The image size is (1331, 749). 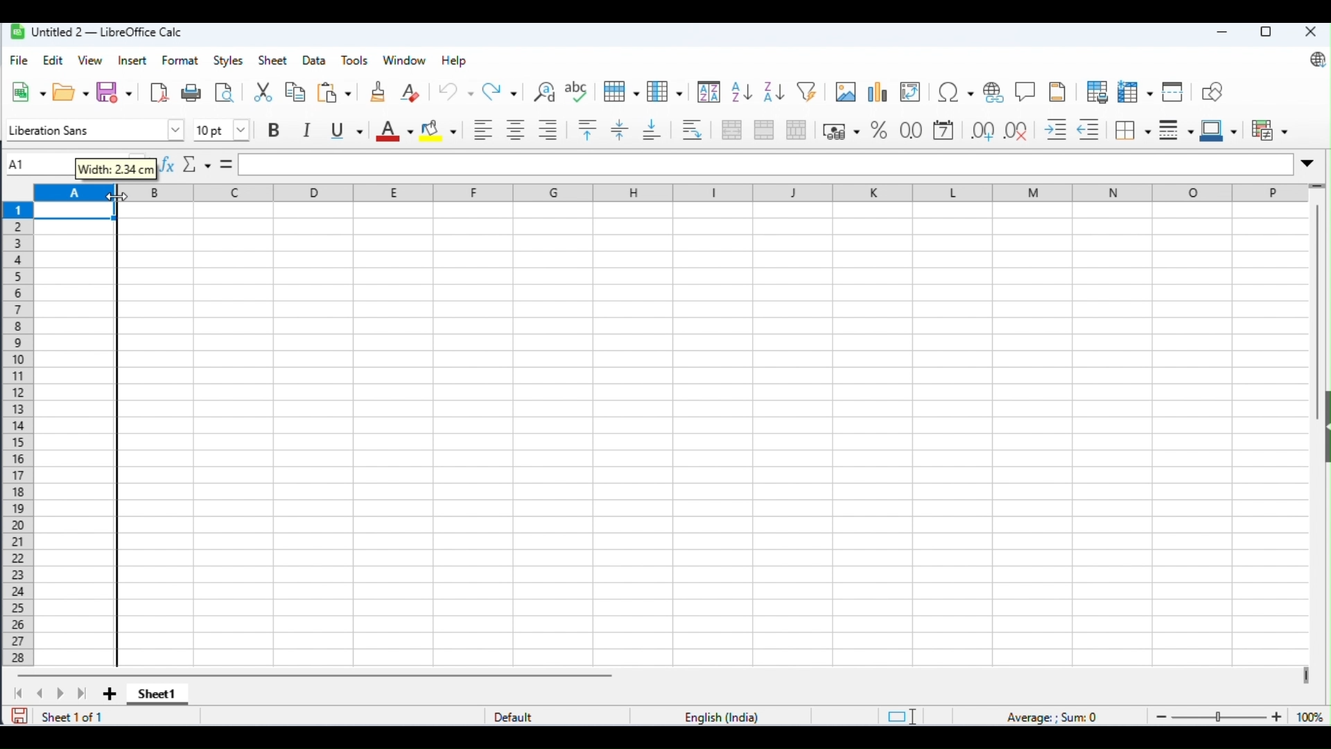 I want to click on tools, so click(x=356, y=61).